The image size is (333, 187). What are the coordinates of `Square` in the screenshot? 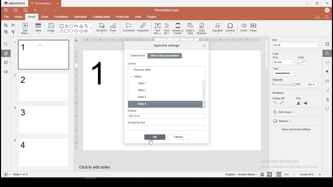 It's located at (66, 31).